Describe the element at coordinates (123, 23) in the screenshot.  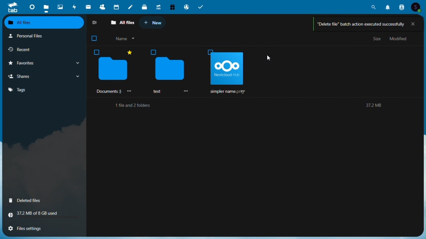
I see `All files` at that location.